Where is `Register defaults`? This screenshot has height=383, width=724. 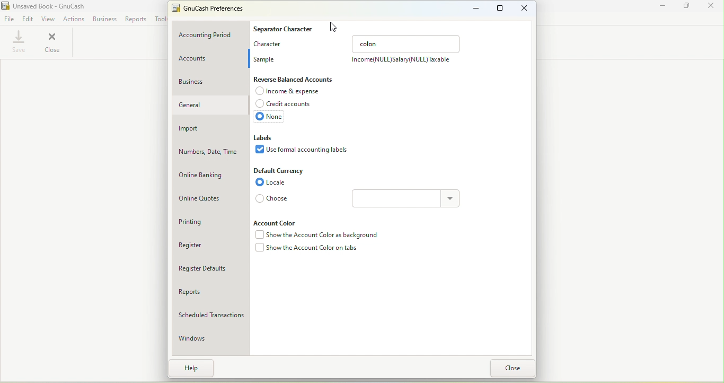
Register defaults is located at coordinates (210, 267).